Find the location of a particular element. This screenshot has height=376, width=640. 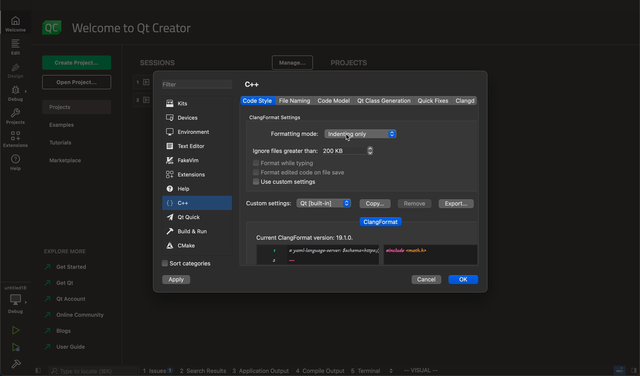

qt is located at coordinates (64, 285).